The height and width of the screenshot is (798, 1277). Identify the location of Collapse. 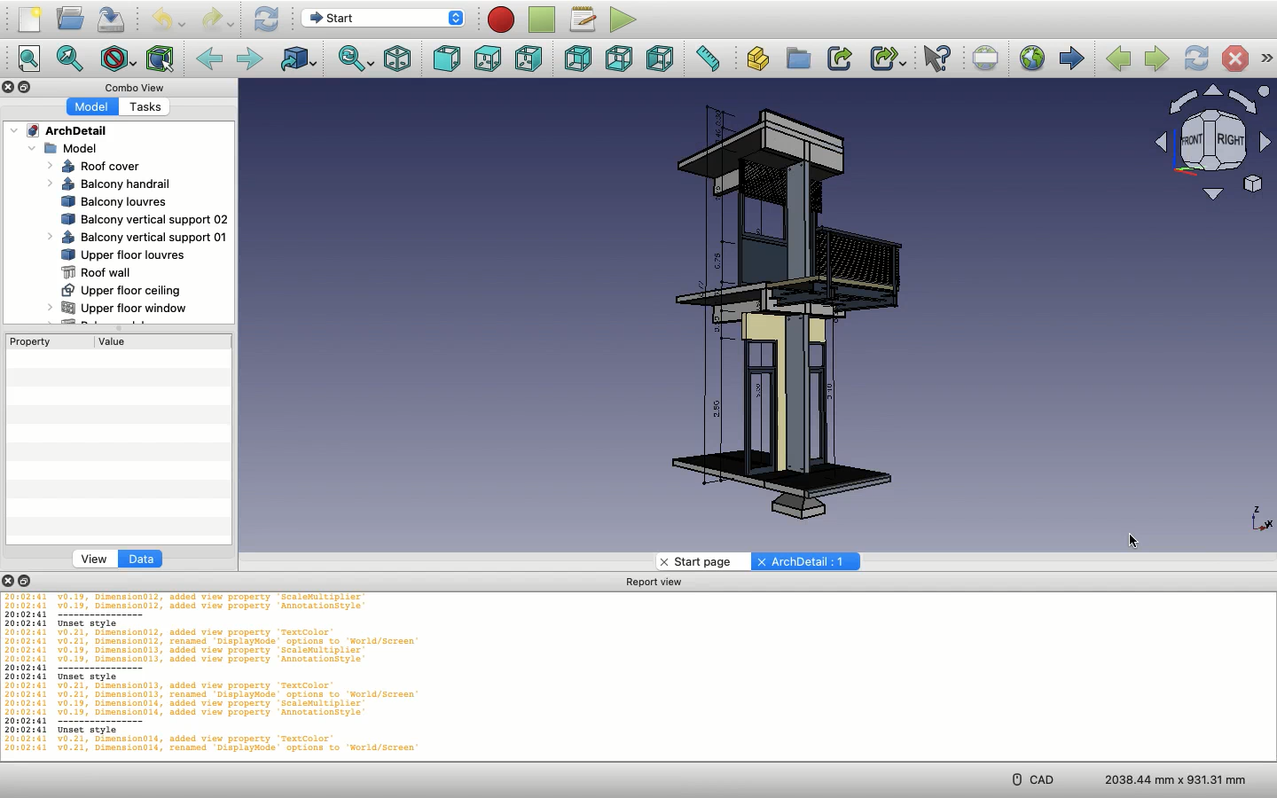
(25, 87).